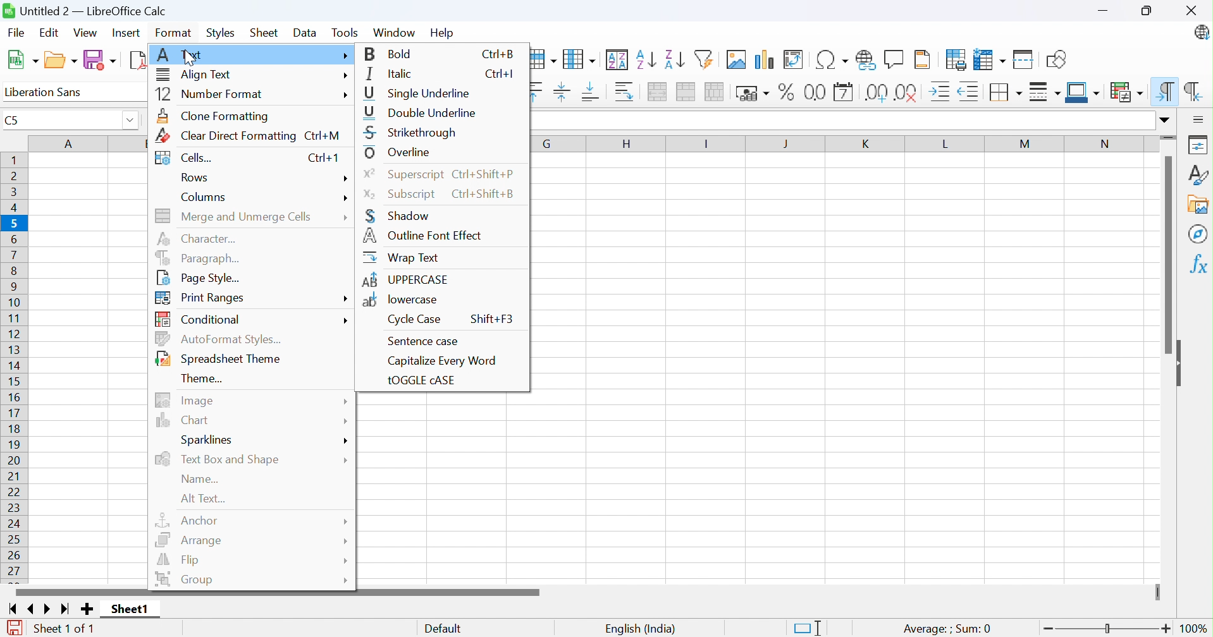  What do you see at coordinates (1158, 593) in the screenshot?
I see `Slider` at bounding box center [1158, 593].